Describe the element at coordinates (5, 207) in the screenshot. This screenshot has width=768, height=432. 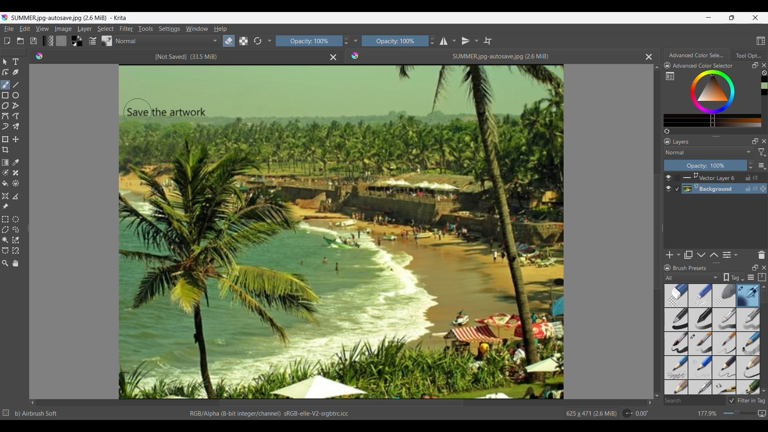
I see `Reference images tool` at that location.